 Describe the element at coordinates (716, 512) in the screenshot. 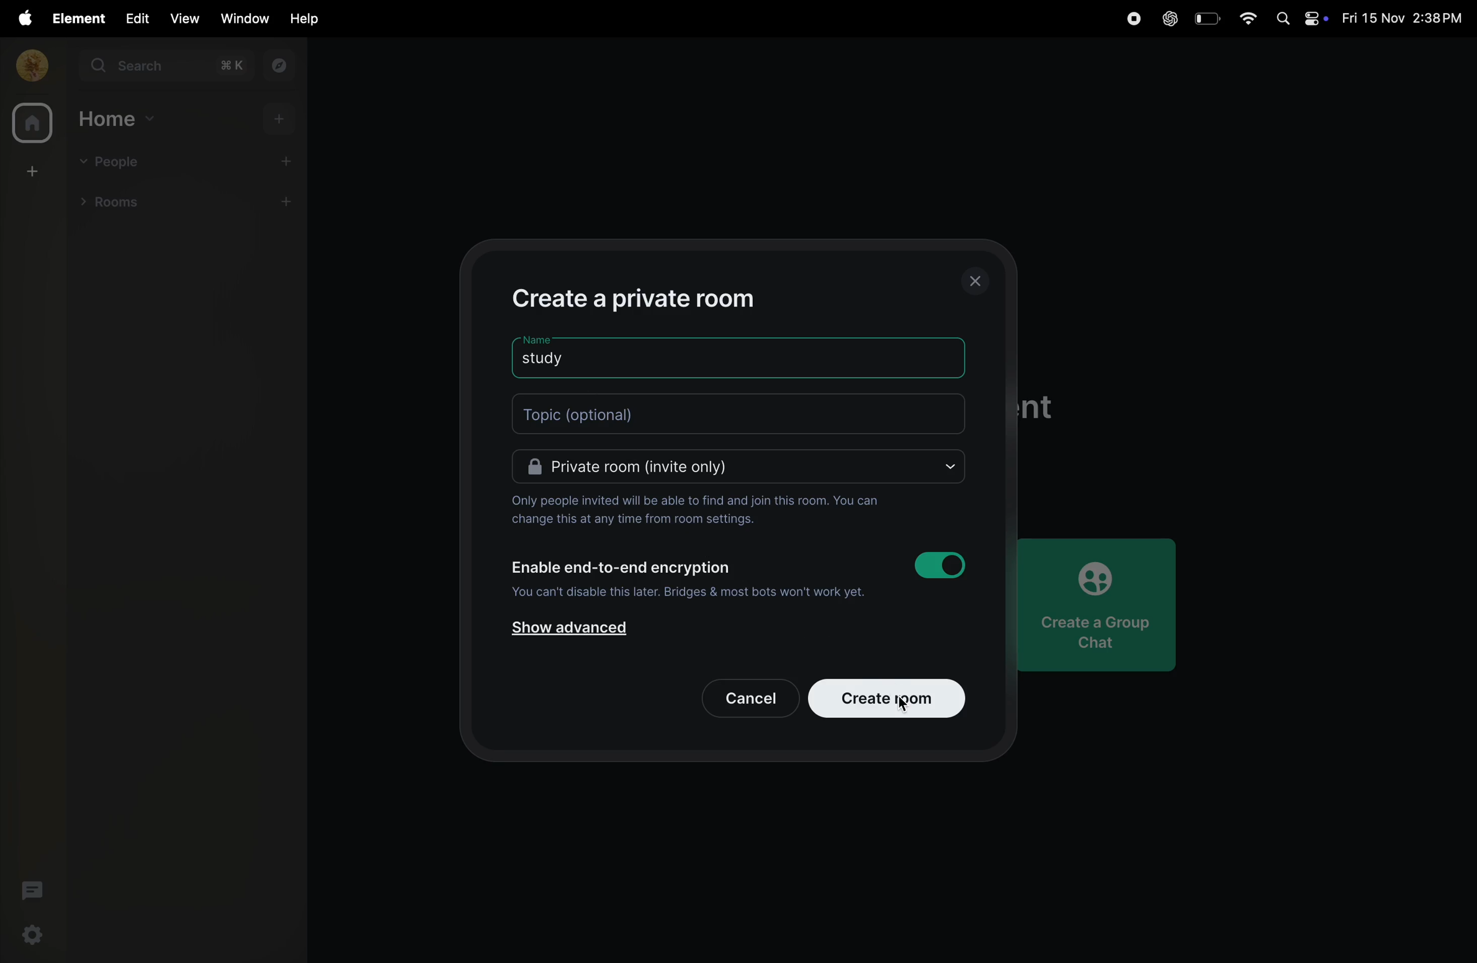

I see `Only people invited will be able to find and join this room. You can
change this at any time from room settings.` at that location.